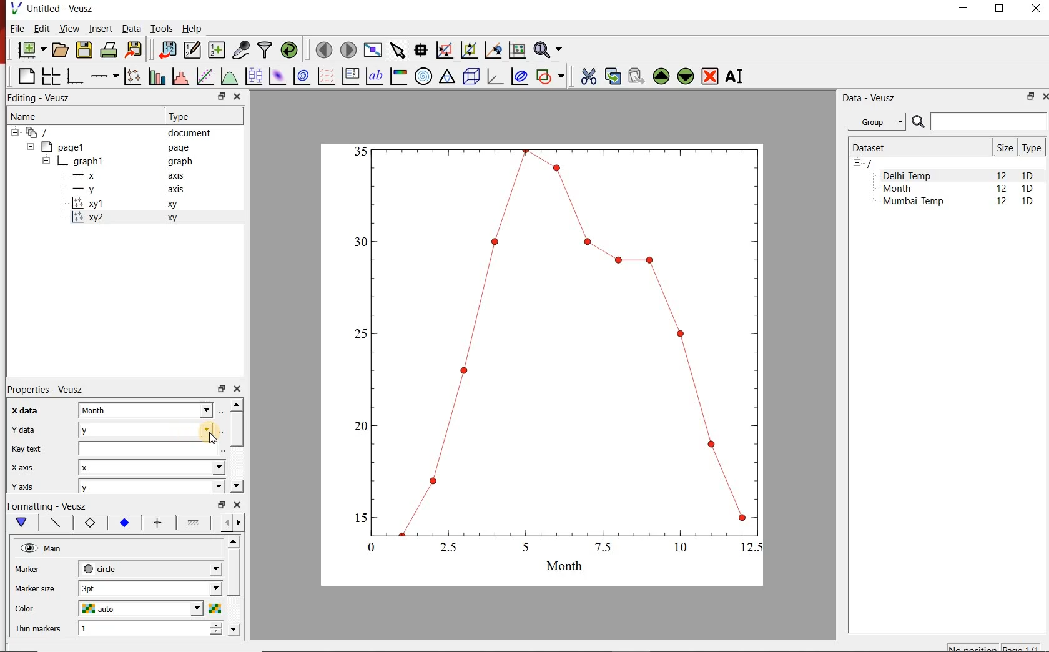 Image resolution: width=1049 pixels, height=652 pixels. Describe the element at coordinates (50, 505) in the screenshot. I see `Formatting - Veusz` at that location.